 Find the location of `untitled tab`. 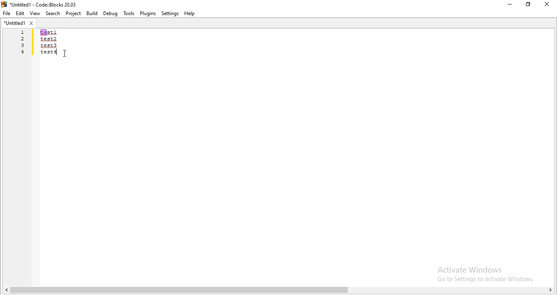

untitled tab is located at coordinates (17, 24).